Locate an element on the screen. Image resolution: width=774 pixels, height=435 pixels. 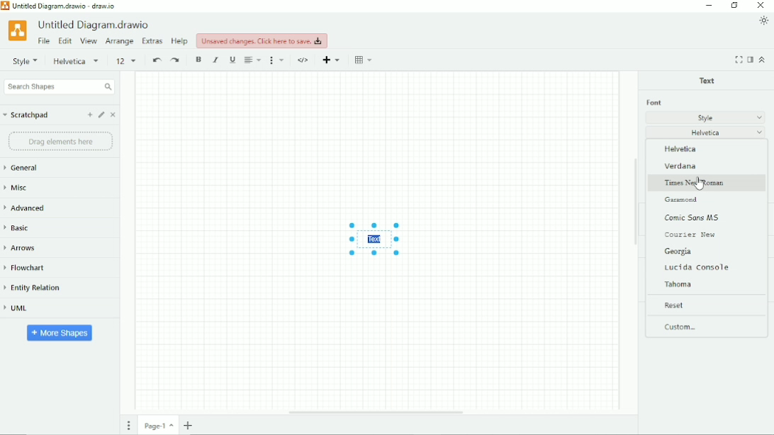
Text is located at coordinates (707, 80).